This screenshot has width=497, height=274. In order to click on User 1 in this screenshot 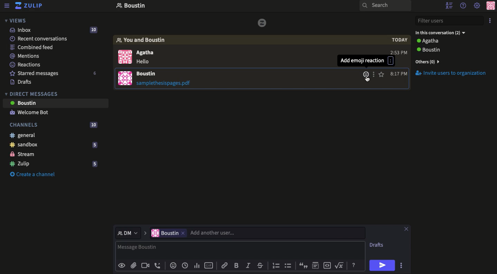, I will do `click(429, 41)`.